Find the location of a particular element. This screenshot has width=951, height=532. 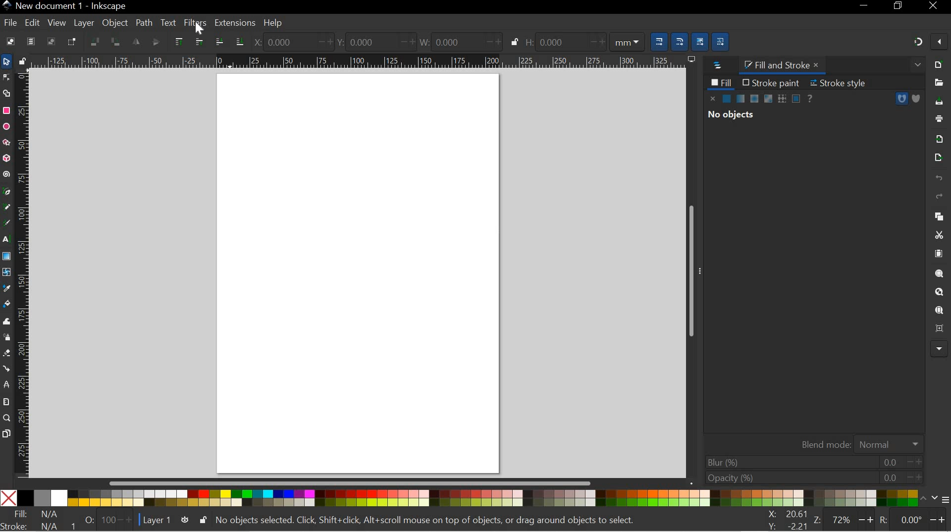

ZOOM OUT OR ZOOM IN is located at coordinates (845, 520).